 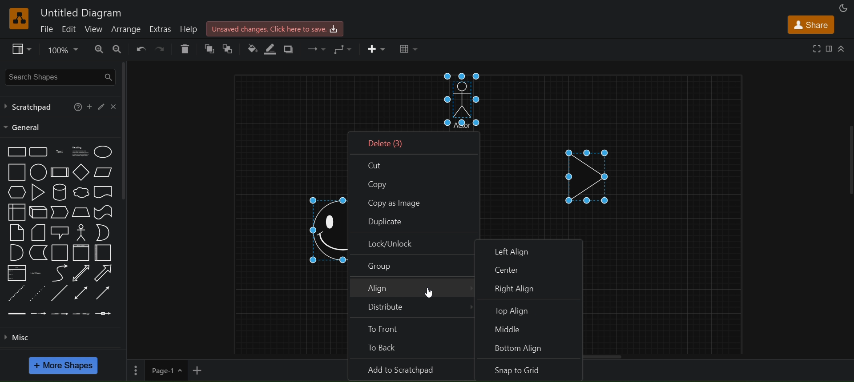 What do you see at coordinates (103, 192) in the screenshot?
I see `document` at bounding box center [103, 192].